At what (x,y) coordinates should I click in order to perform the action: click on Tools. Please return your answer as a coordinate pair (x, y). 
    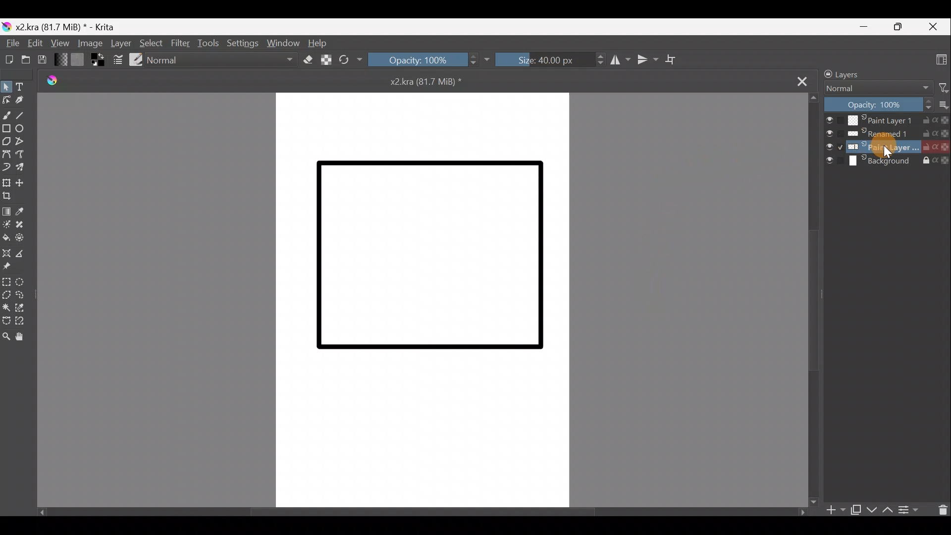
    Looking at the image, I should click on (209, 44).